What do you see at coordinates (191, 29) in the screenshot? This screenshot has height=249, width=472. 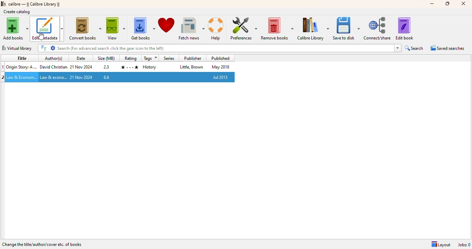 I see `fetch news` at bounding box center [191, 29].